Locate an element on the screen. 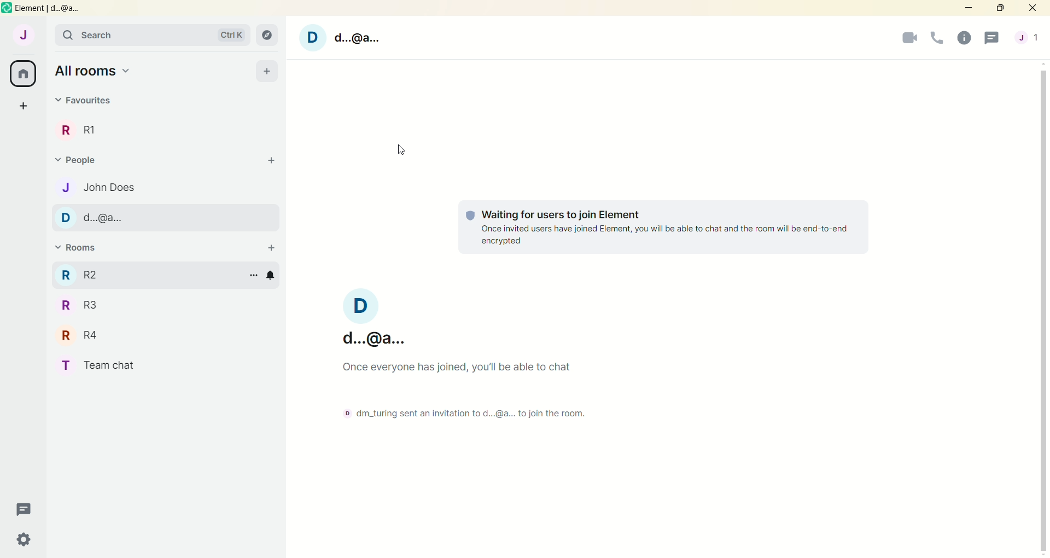 The height and width of the screenshot is (558, 1050). T Team chat is located at coordinates (96, 368).